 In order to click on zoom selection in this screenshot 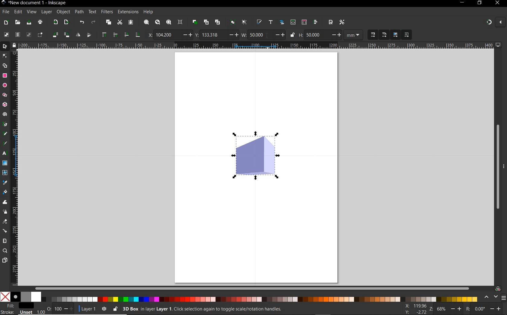, I will do `click(146, 22)`.